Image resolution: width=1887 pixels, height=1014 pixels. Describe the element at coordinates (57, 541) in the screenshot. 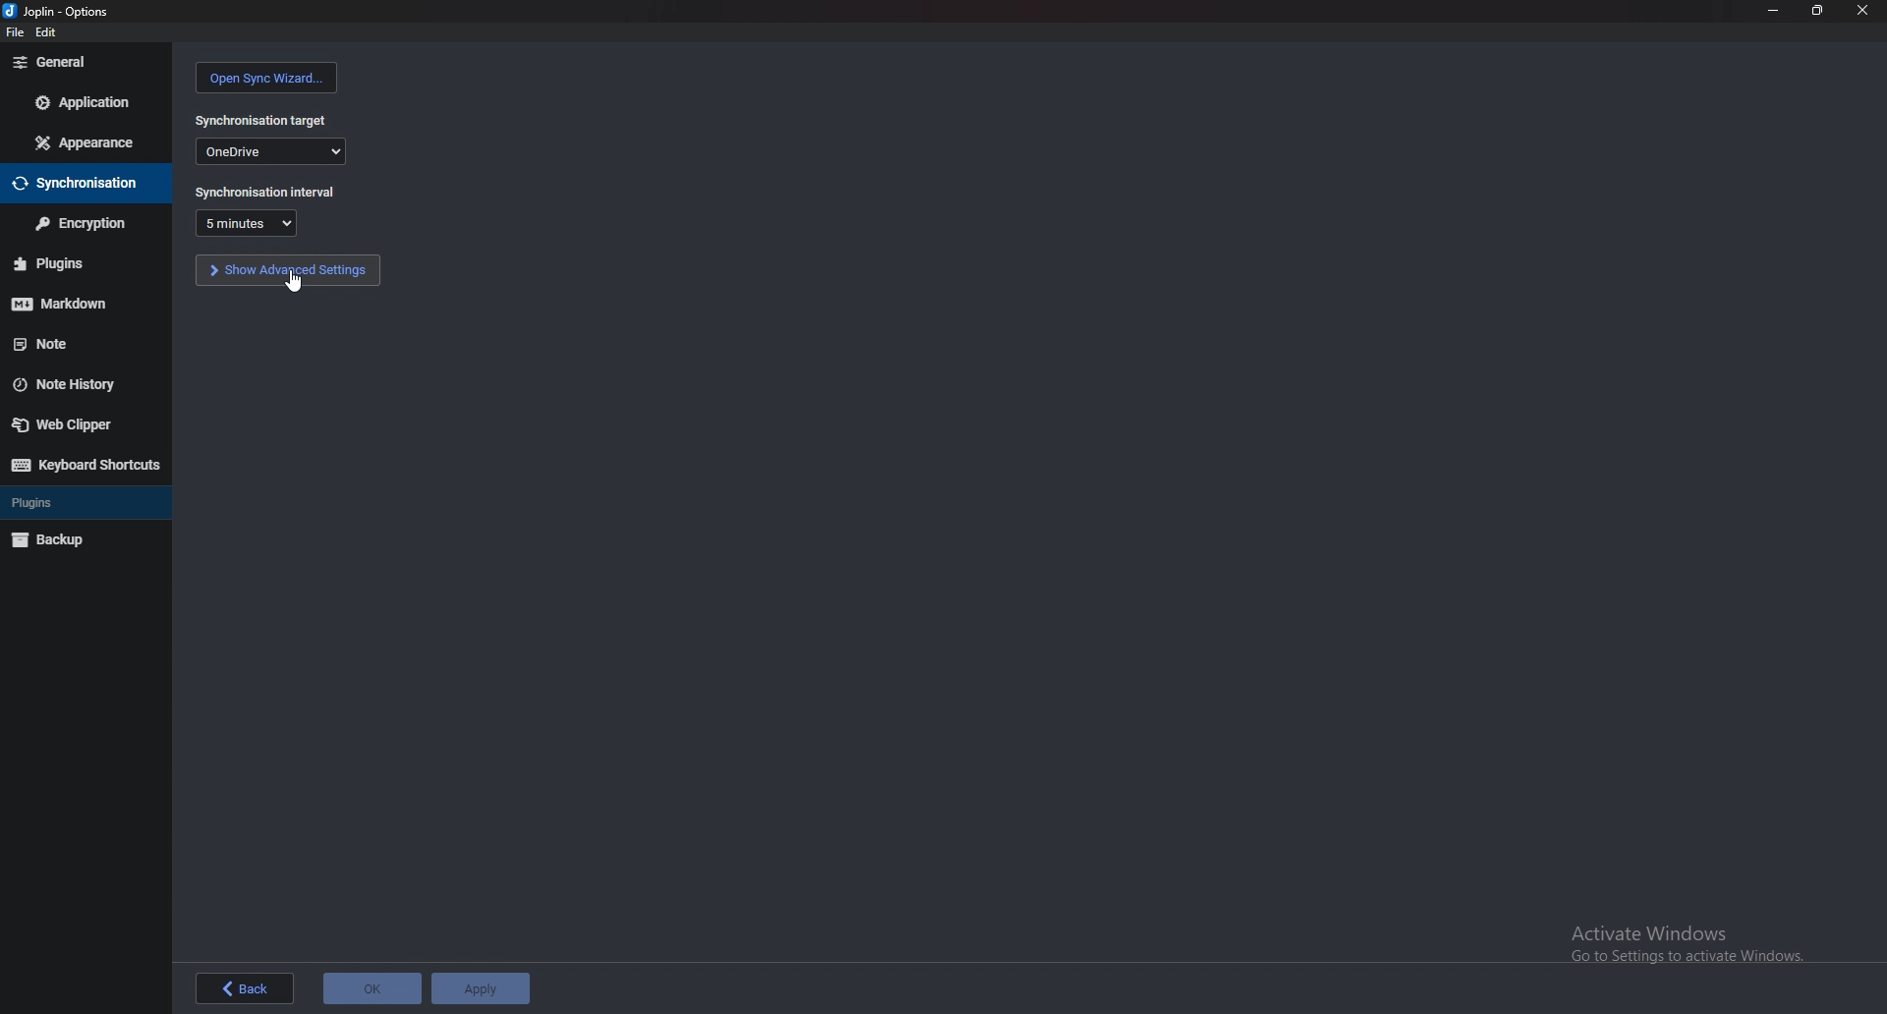

I see `backup` at that location.